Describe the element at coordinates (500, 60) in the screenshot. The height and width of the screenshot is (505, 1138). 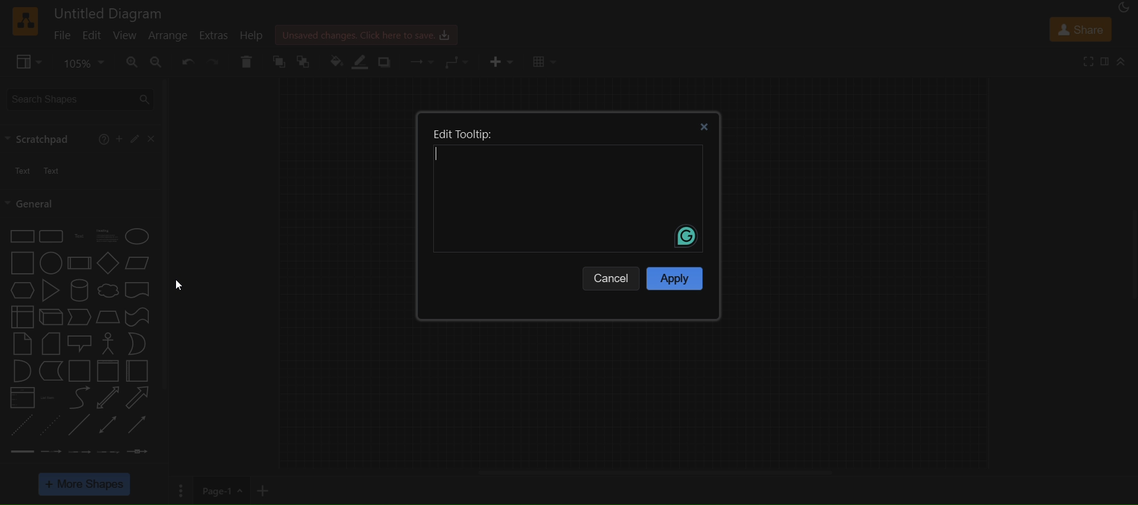
I see `insert` at that location.